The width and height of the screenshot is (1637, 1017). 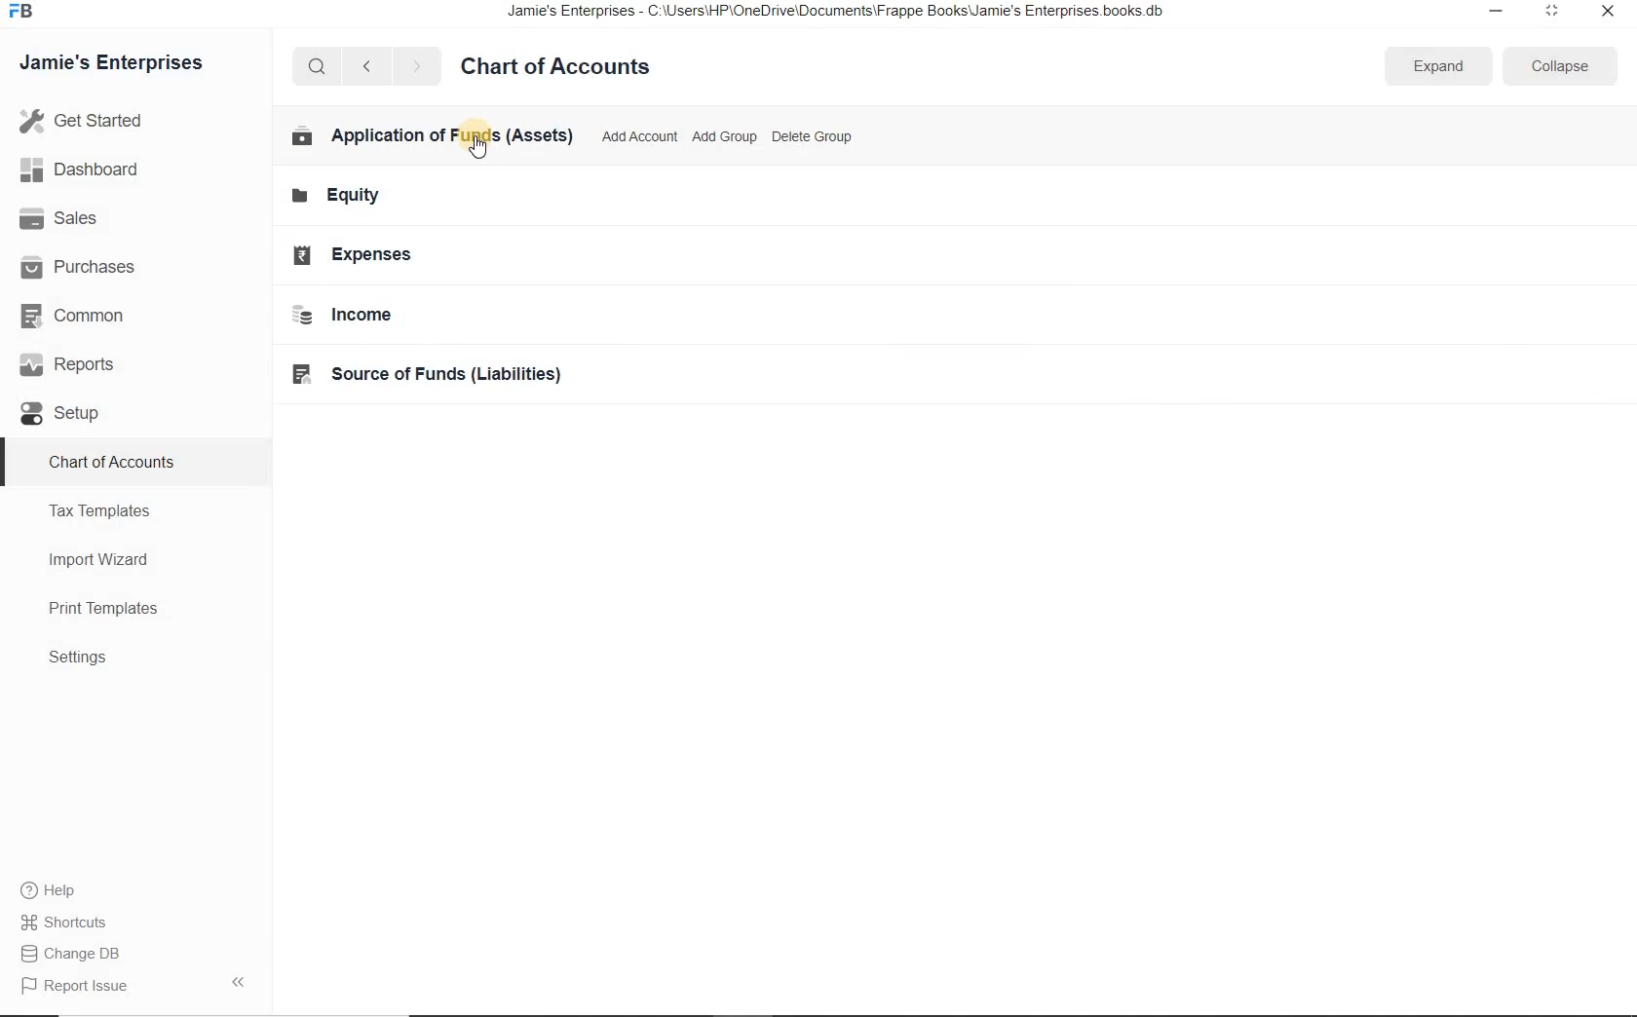 What do you see at coordinates (119, 64) in the screenshot?
I see `Jamie's Enterprises` at bounding box center [119, 64].